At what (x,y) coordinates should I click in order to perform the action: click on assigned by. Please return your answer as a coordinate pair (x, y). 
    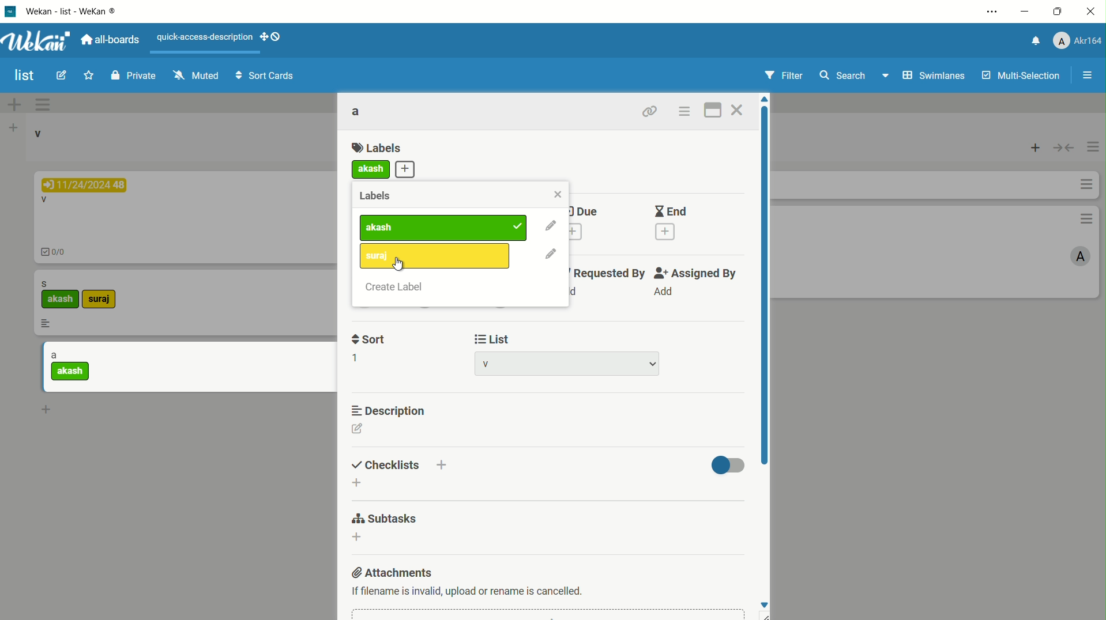
    Looking at the image, I should click on (695, 271).